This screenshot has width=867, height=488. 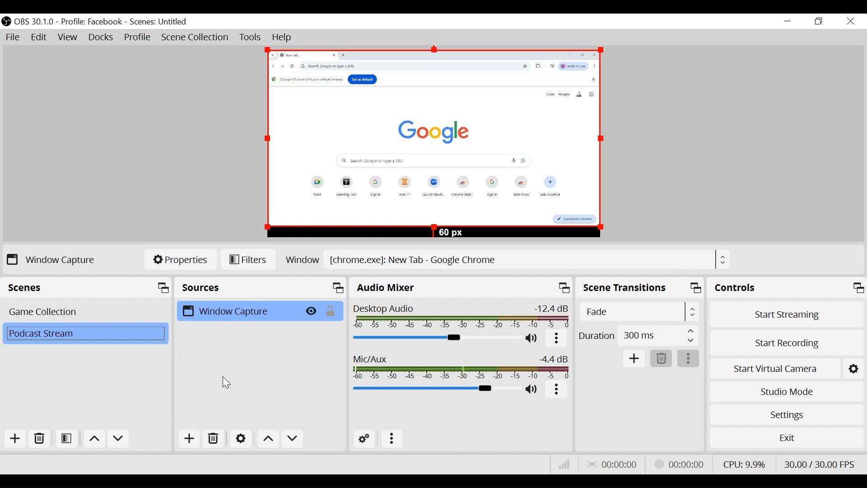 What do you see at coordinates (270, 439) in the screenshot?
I see `move up` at bounding box center [270, 439].